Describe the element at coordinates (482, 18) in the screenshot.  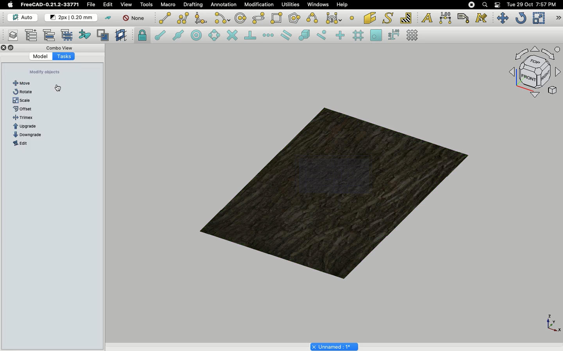
I see `Annotation styles` at that location.